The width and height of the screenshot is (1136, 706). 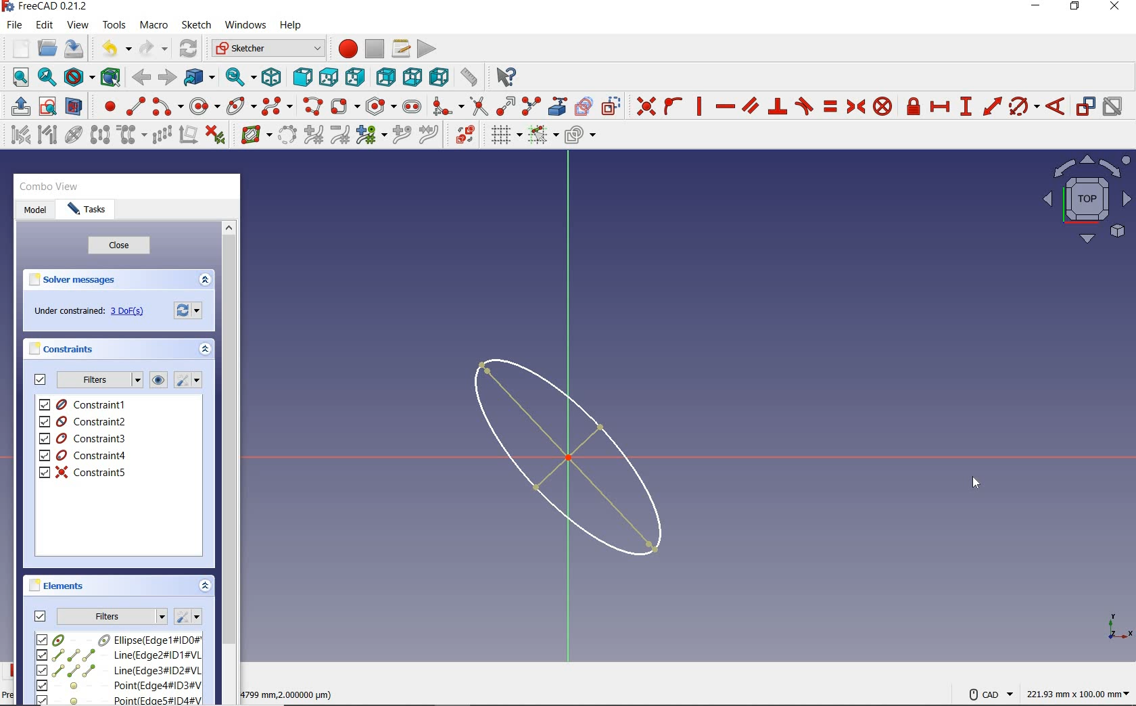 I want to click on view, so click(x=79, y=24).